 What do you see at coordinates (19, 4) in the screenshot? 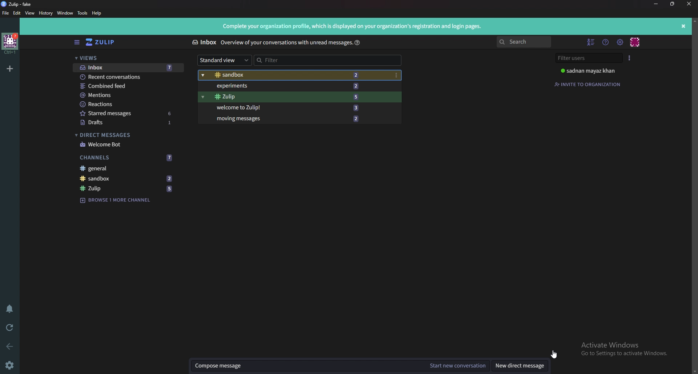
I see `zulip` at bounding box center [19, 4].